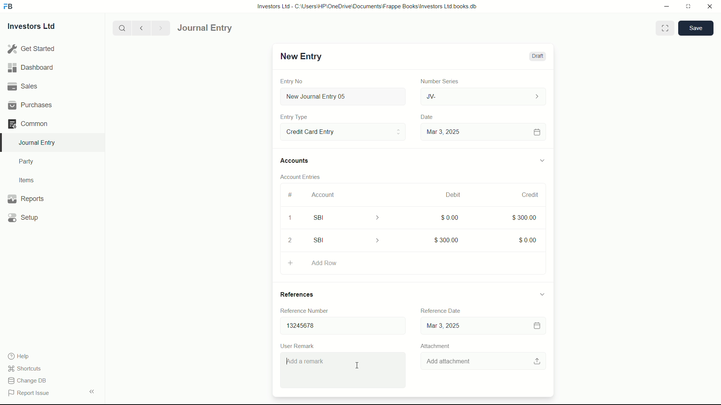 This screenshot has width=721, height=405. What do you see at coordinates (304, 294) in the screenshot?
I see `References` at bounding box center [304, 294].